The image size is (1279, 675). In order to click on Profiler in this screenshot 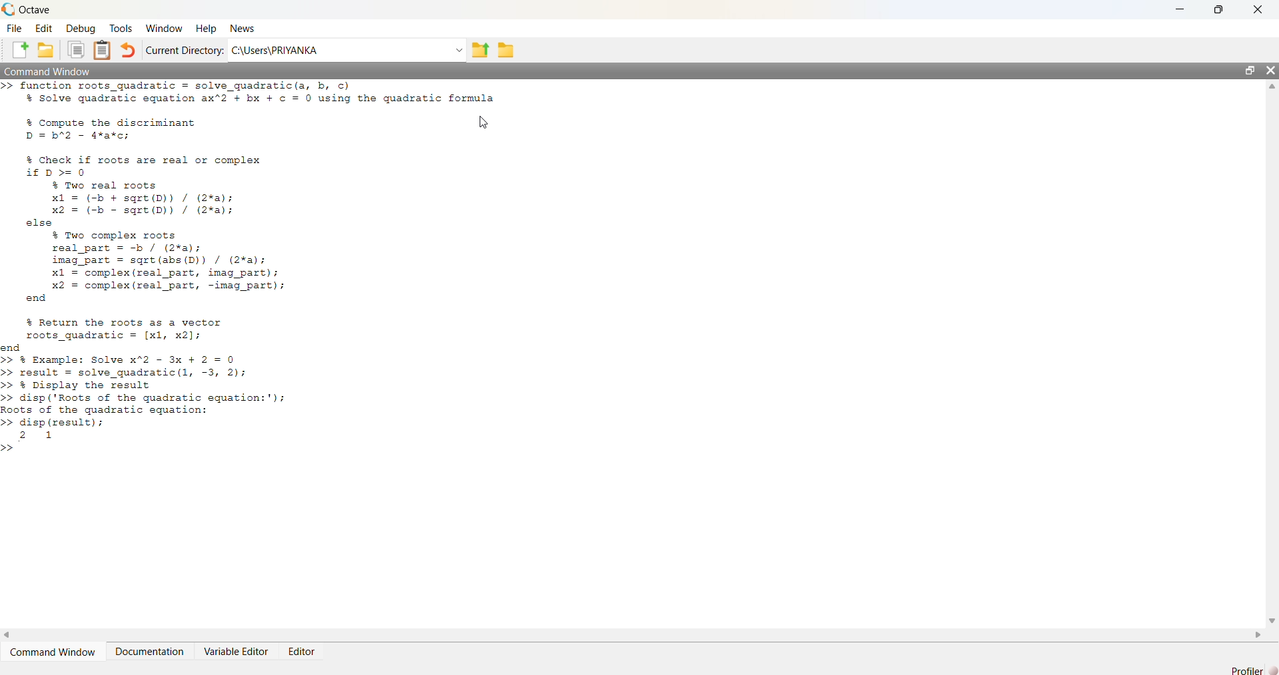, I will do `click(1254, 670)`.